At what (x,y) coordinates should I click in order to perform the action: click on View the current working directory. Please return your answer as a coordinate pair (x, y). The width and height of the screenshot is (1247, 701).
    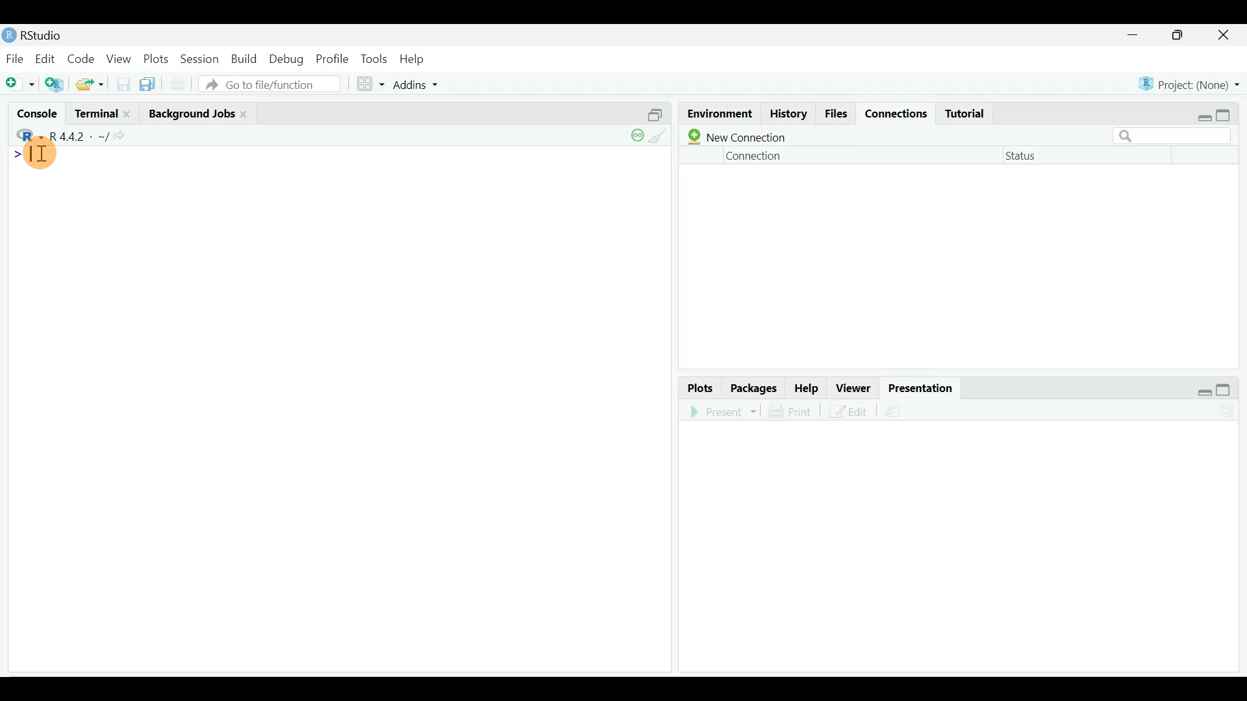
    Looking at the image, I should click on (127, 135).